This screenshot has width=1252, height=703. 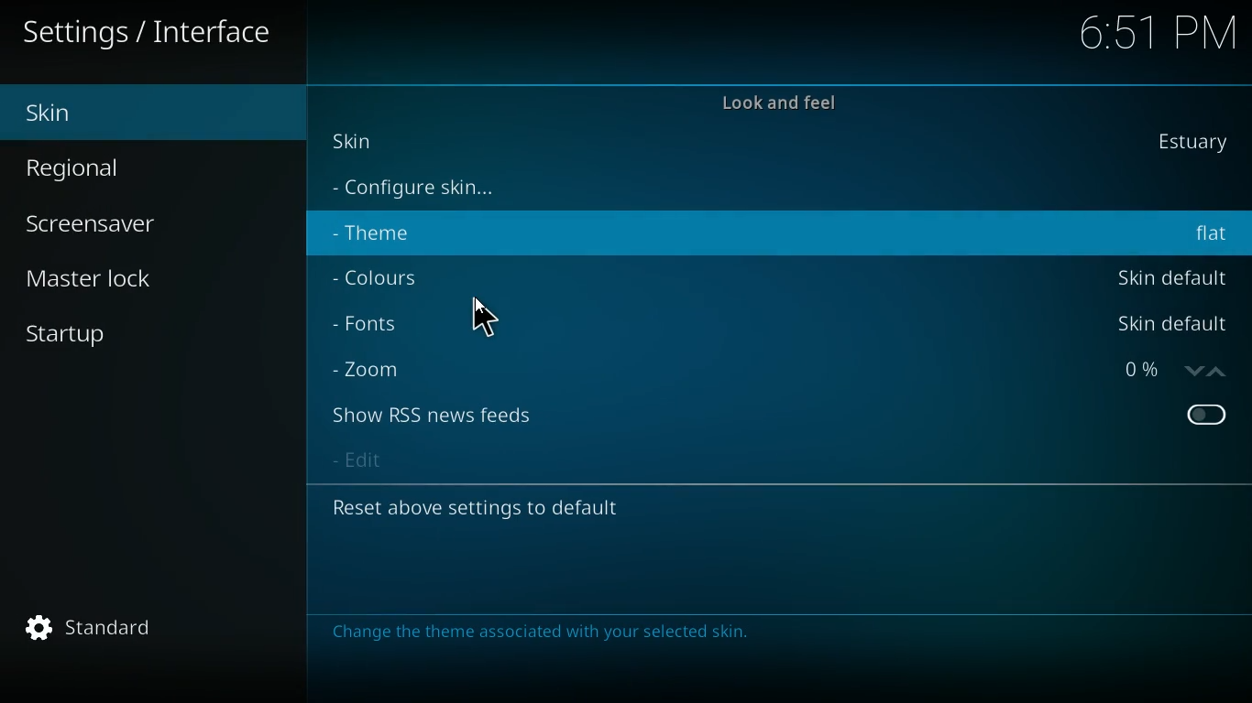 I want to click on show rss, so click(x=449, y=416).